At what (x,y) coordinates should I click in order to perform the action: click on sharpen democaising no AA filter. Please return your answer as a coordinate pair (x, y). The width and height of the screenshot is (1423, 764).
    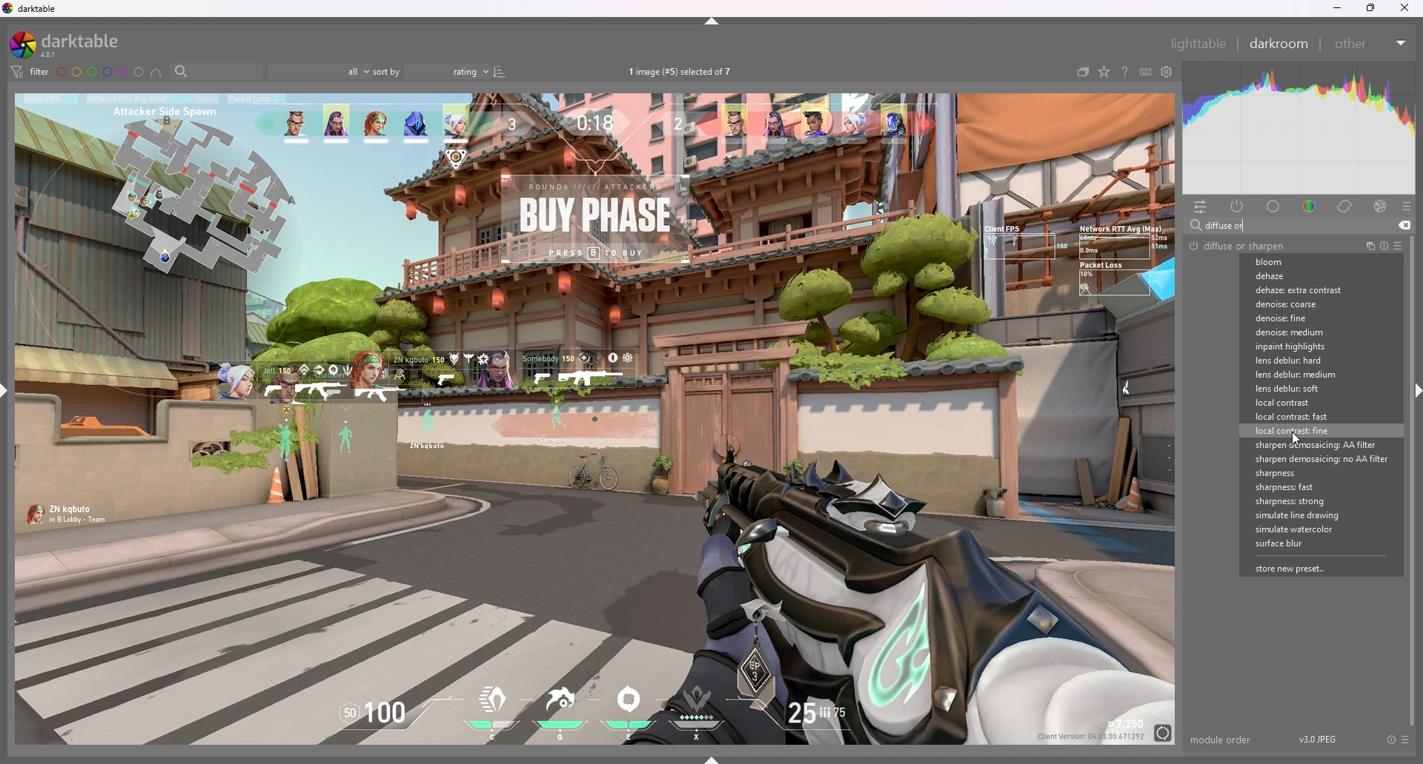
    Looking at the image, I should click on (1318, 459).